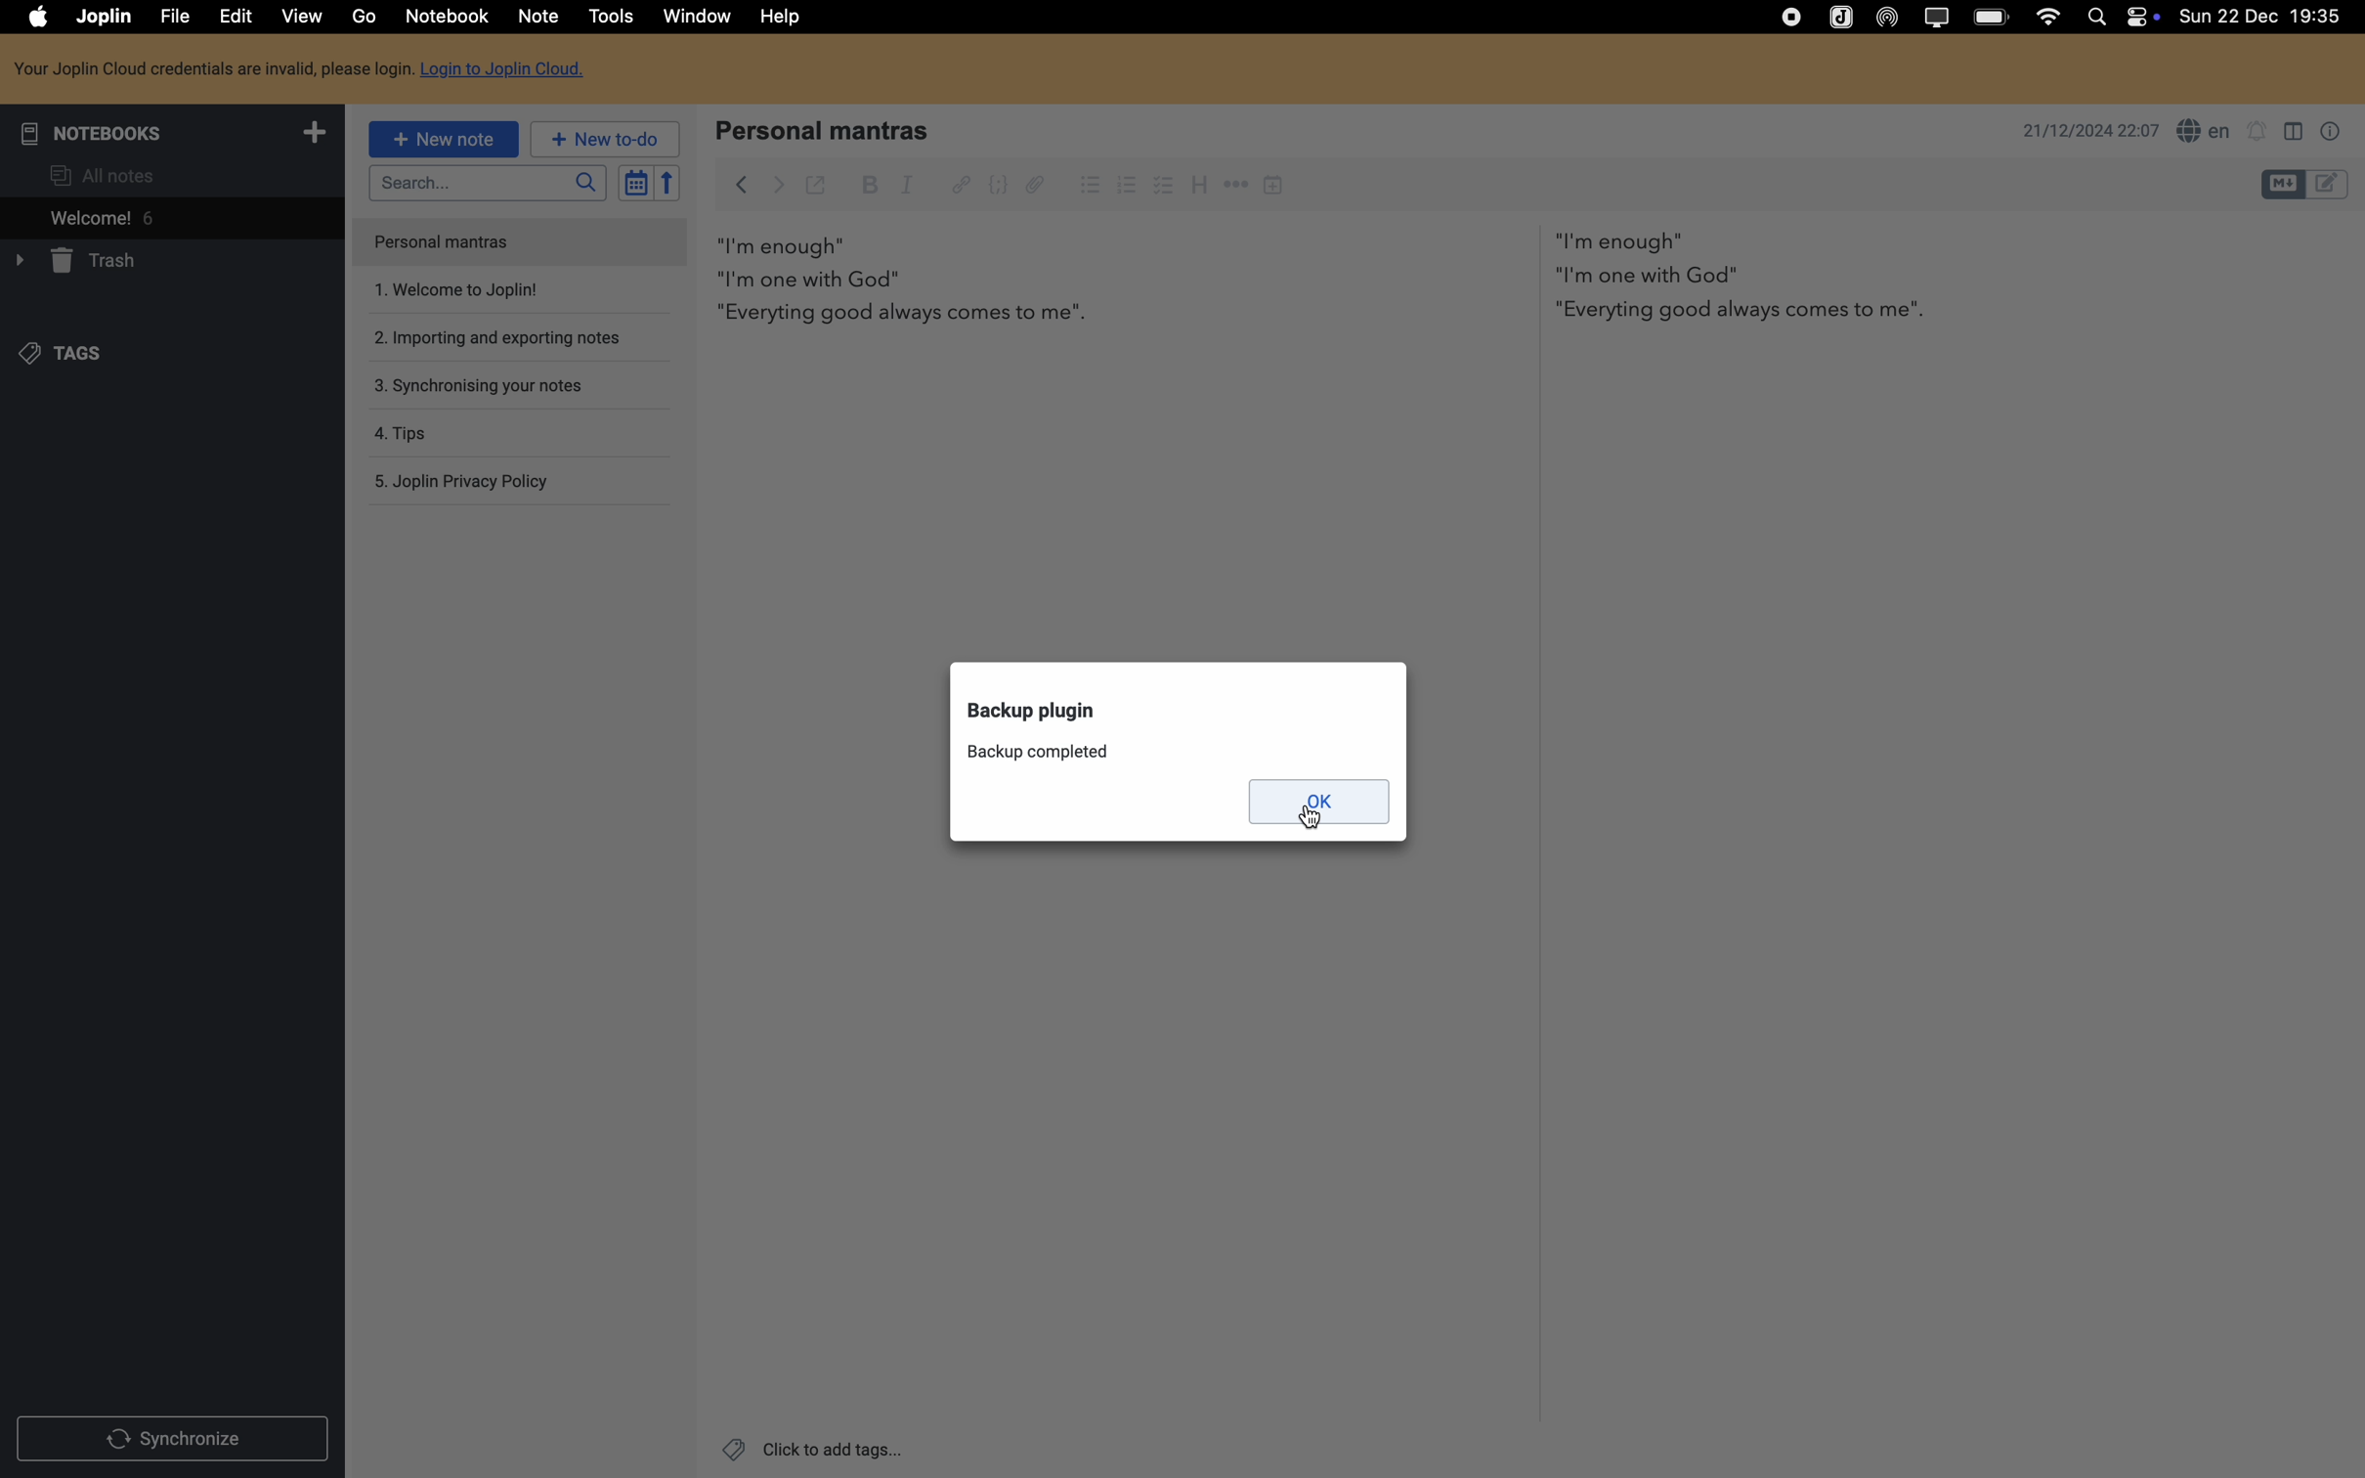  What do you see at coordinates (604, 19) in the screenshot?
I see `click on tools` at bounding box center [604, 19].